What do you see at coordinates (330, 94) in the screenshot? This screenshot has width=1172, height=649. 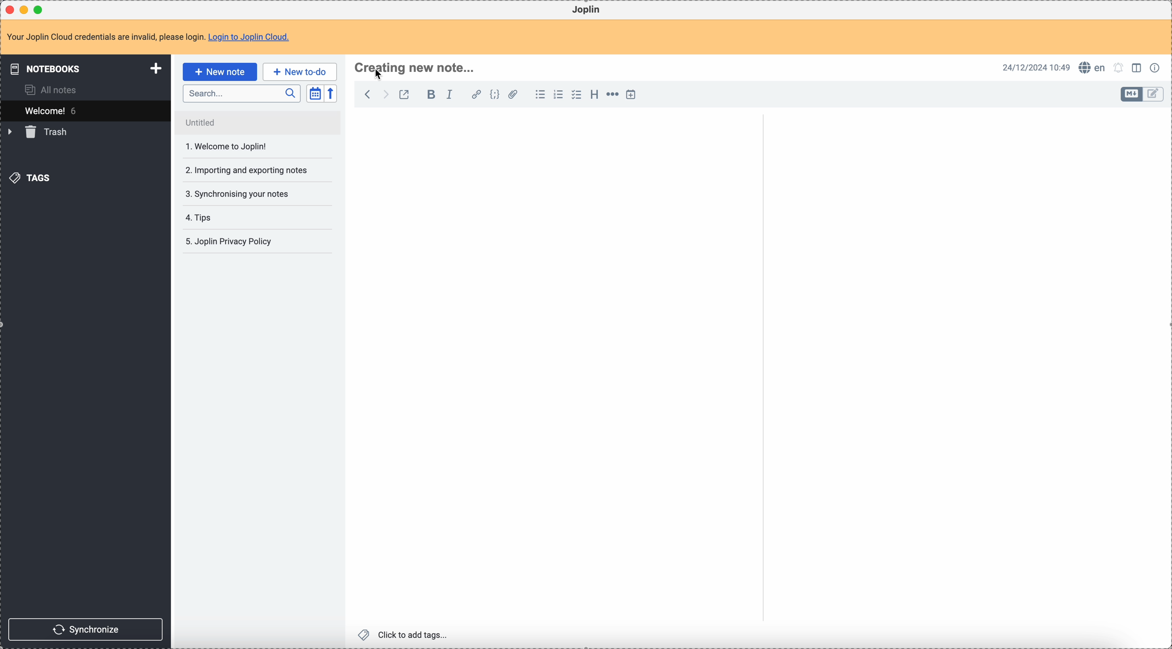 I see `reverse sort order` at bounding box center [330, 94].